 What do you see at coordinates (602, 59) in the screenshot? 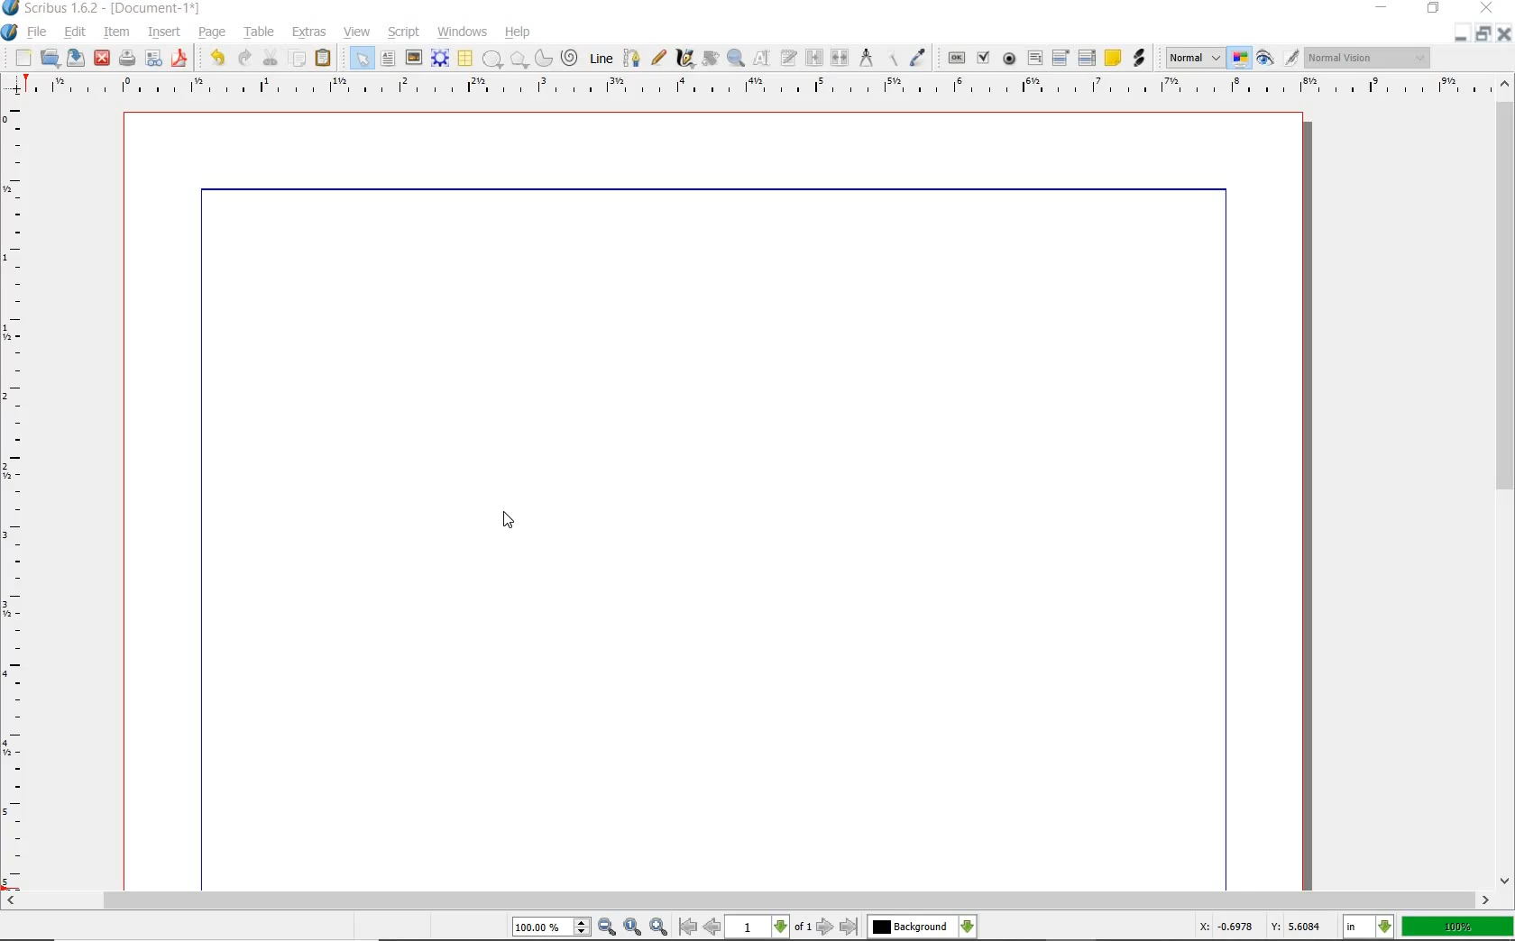
I see `LINE` at bounding box center [602, 59].